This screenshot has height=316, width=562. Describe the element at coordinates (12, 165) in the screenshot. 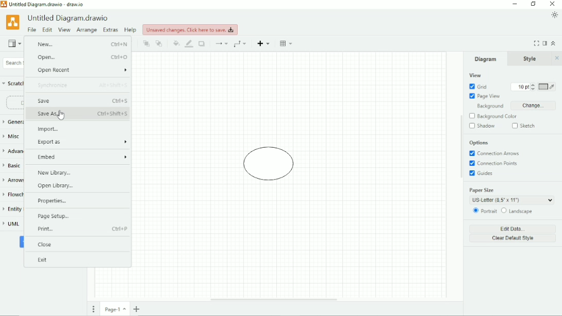

I see `Basic` at that location.